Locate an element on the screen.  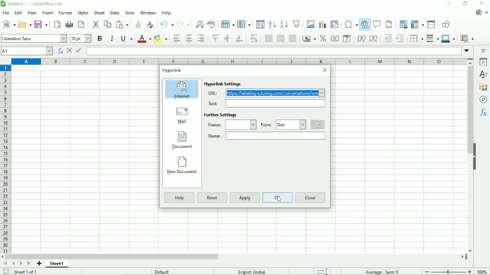
Bold is located at coordinates (100, 38).